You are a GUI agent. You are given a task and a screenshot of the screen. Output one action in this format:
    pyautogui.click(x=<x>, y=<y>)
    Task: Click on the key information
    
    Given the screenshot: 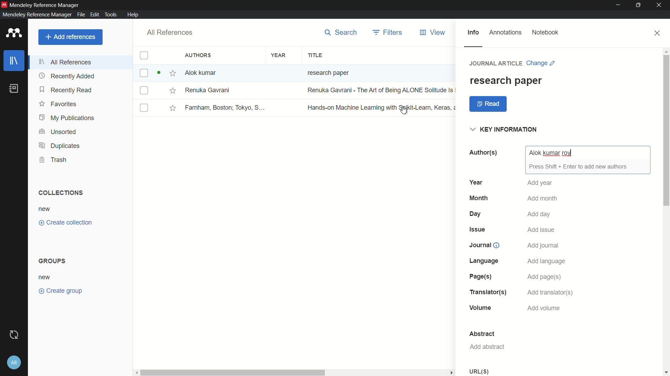 What is the action you would take?
    pyautogui.click(x=505, y=130)
    